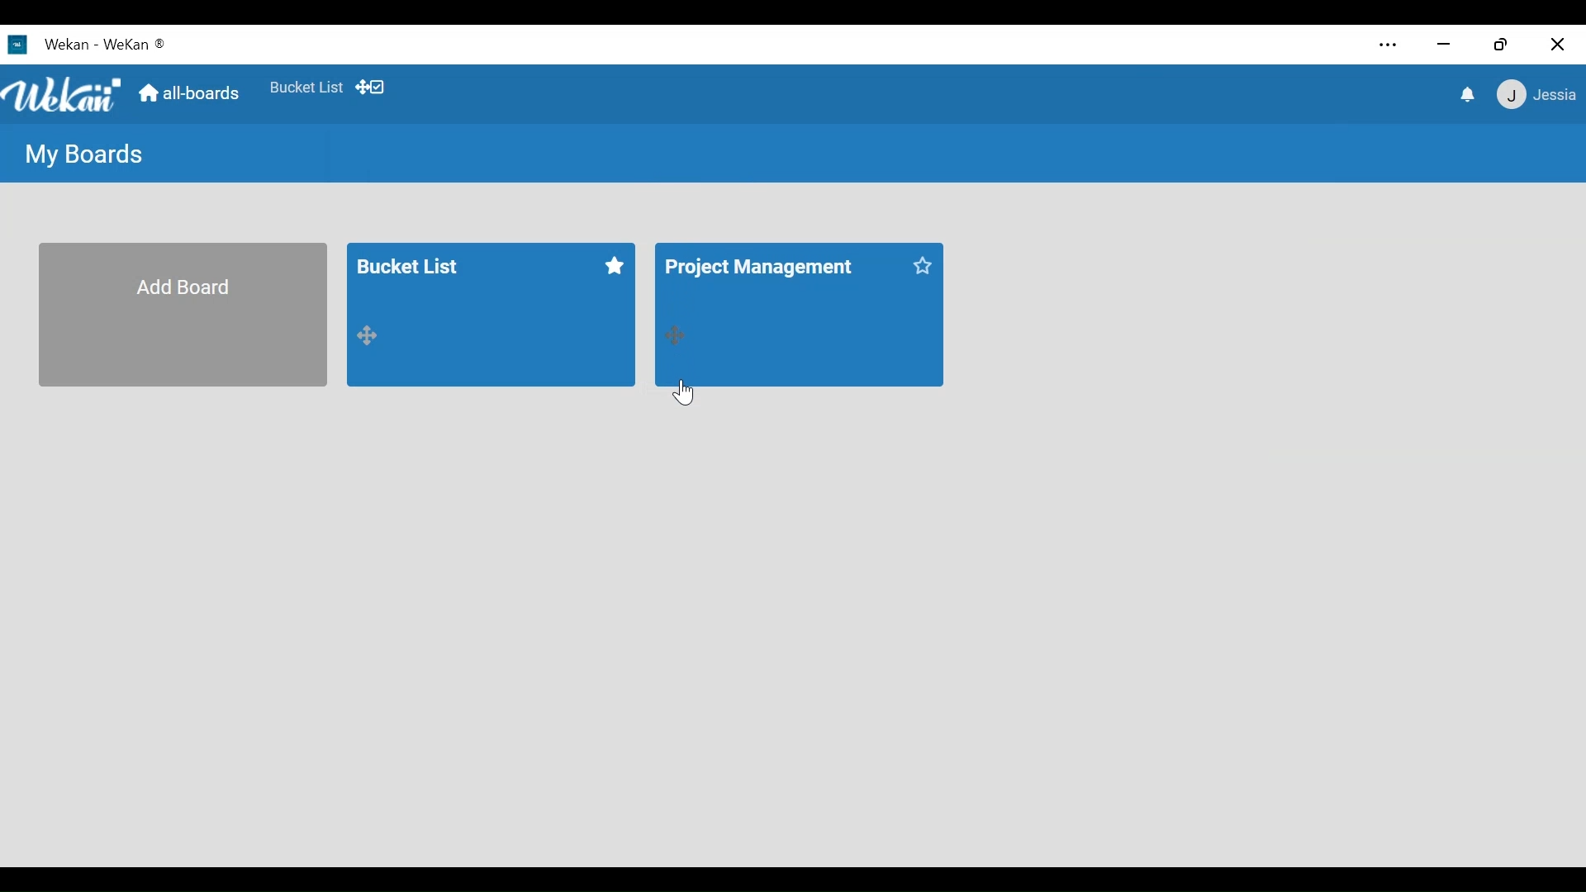  What do you see at coordinates (1389, 45) in the screenshot?
I see `Settings and more` at bounding box center [1389, 45].